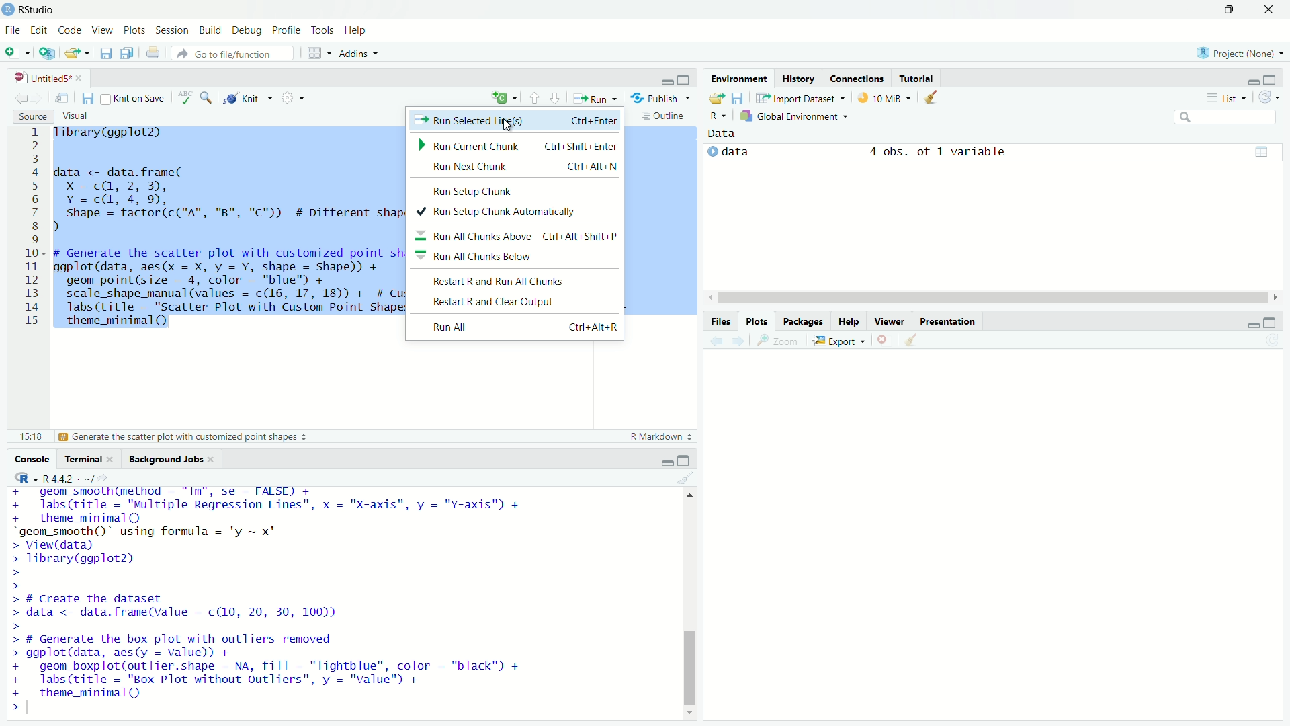  Describe the element at coordinates (322, 30) in the screenshot. I see `Tools` at that location.